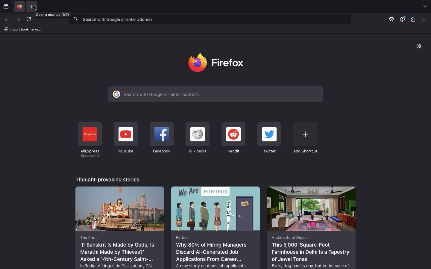  What do you see at coordinates (426, 19) in the screenshot?
I see `Open application menu` at bounding box center [426, 19].